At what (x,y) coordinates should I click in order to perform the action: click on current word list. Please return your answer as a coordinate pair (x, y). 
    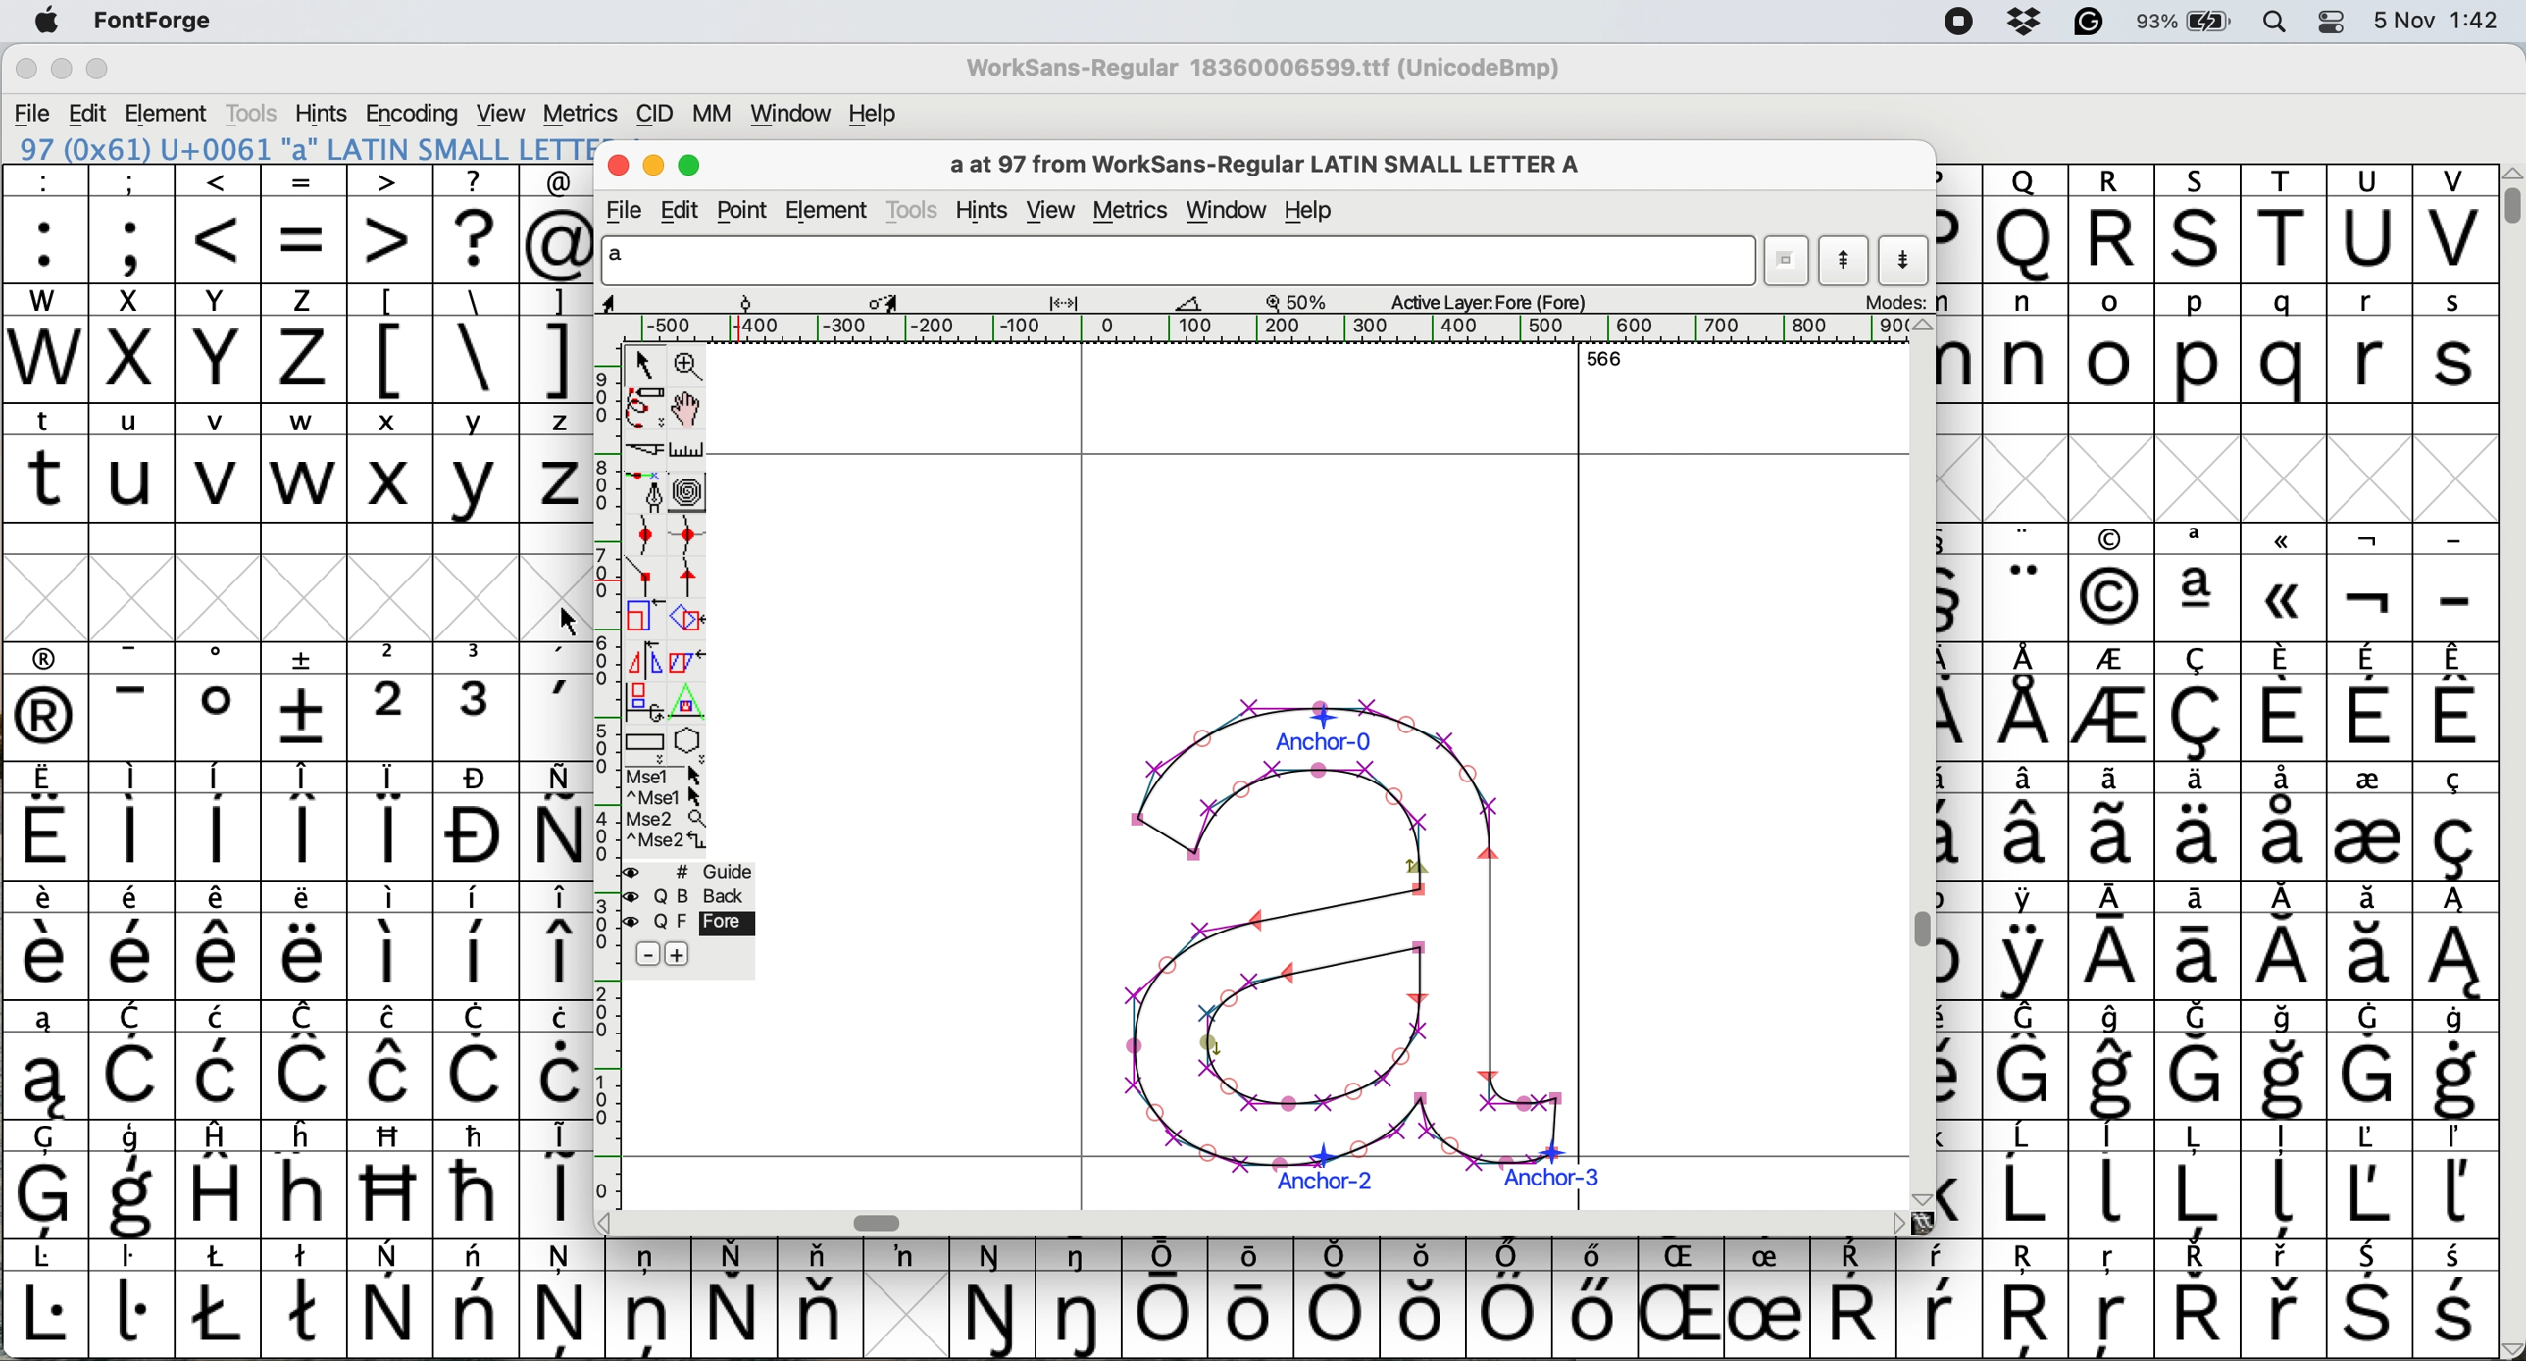
    Looking at the image, I should click on (1791, 260).